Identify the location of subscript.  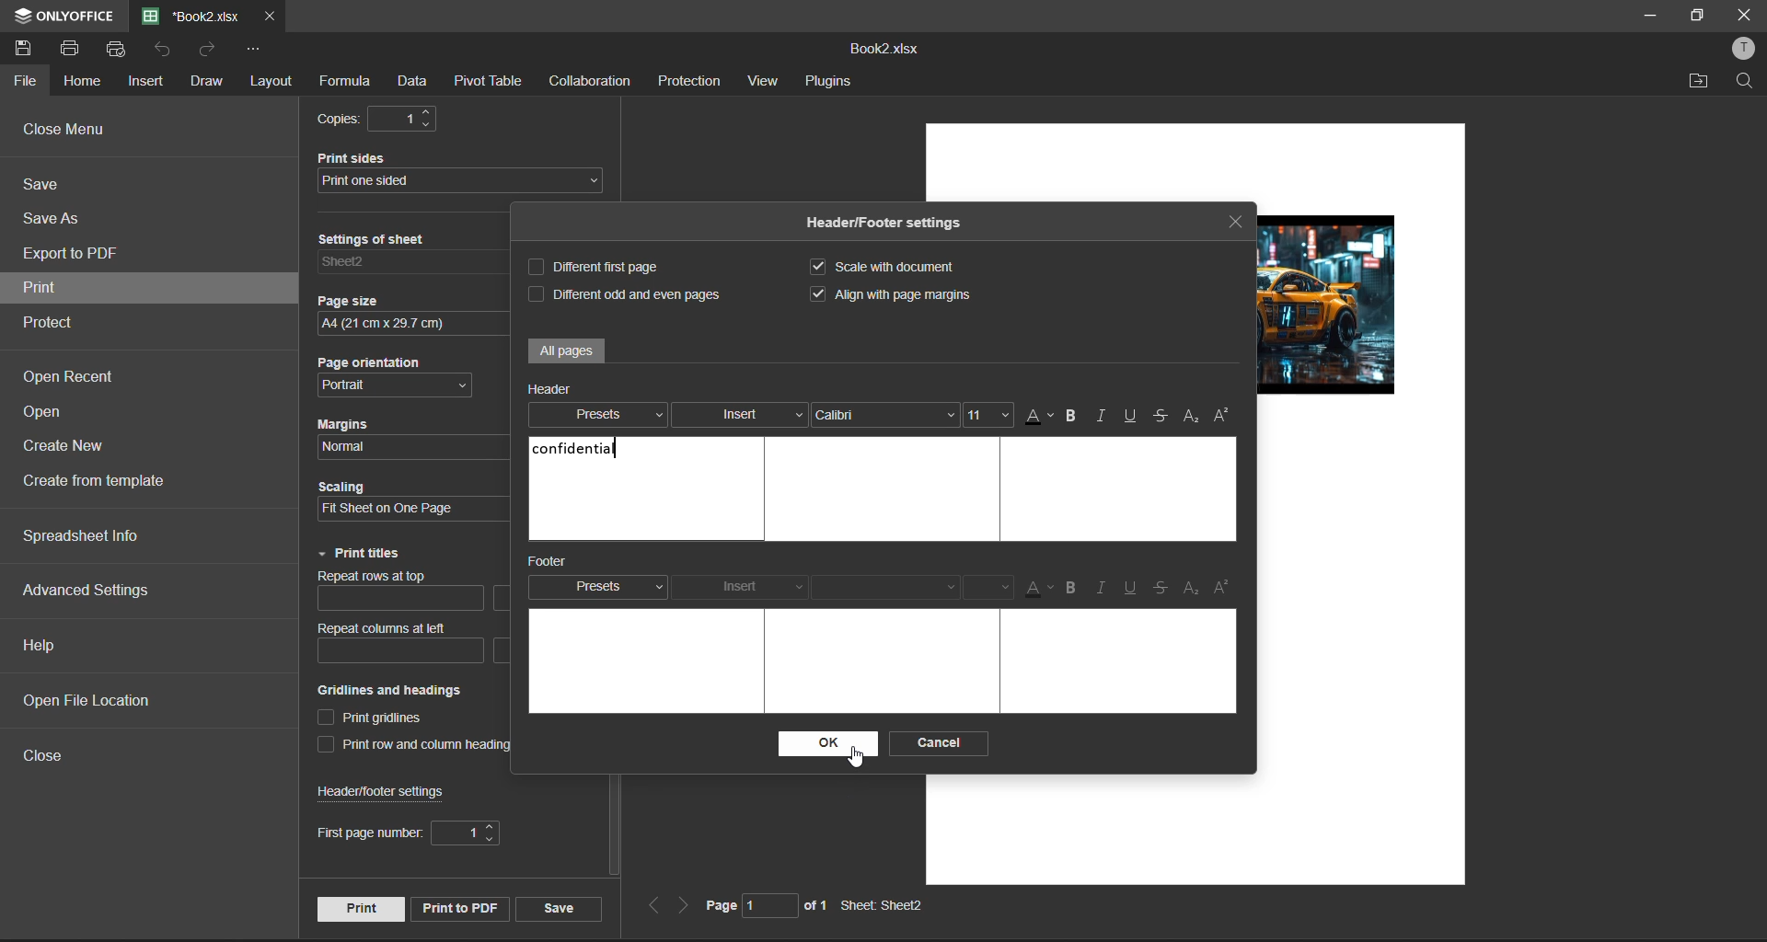
(1192, 588).